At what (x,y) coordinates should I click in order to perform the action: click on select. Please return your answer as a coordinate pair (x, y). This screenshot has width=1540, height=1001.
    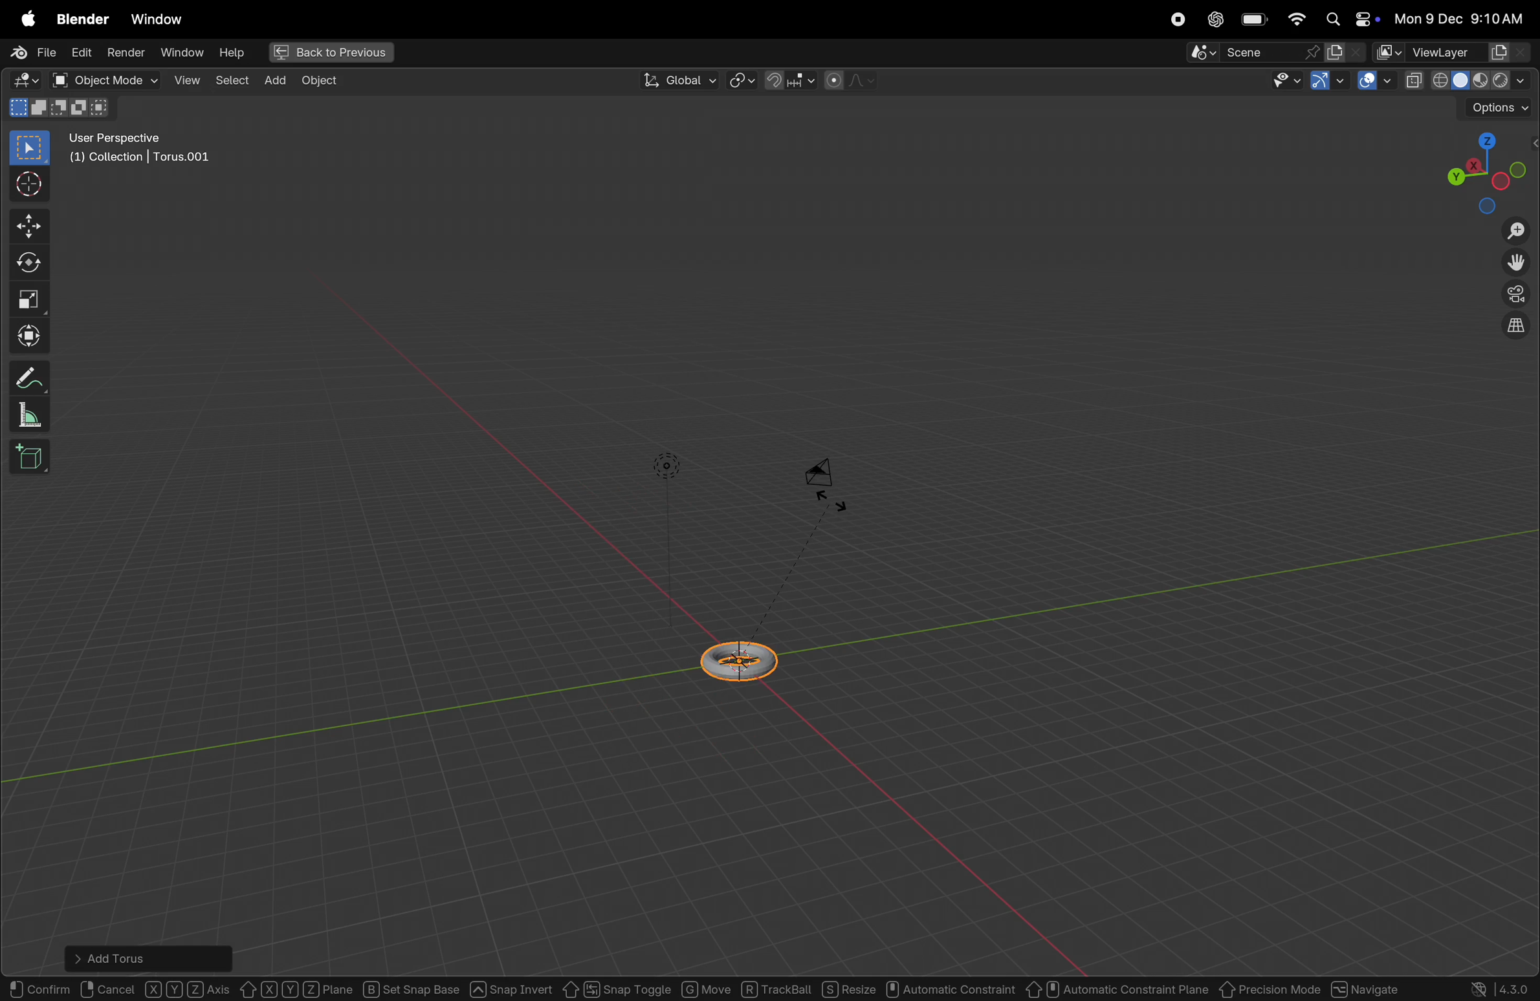
    Looking at the image, I should click on (230, 78).